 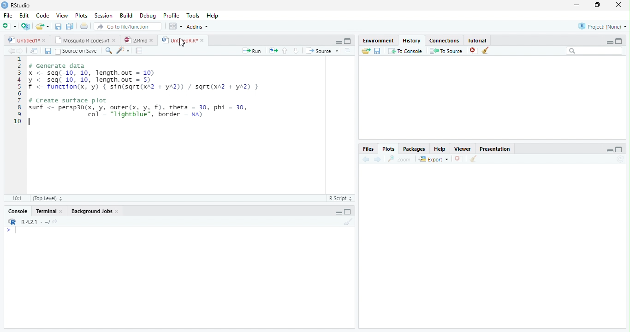 I want to click on close, so click(x=202, y=40).